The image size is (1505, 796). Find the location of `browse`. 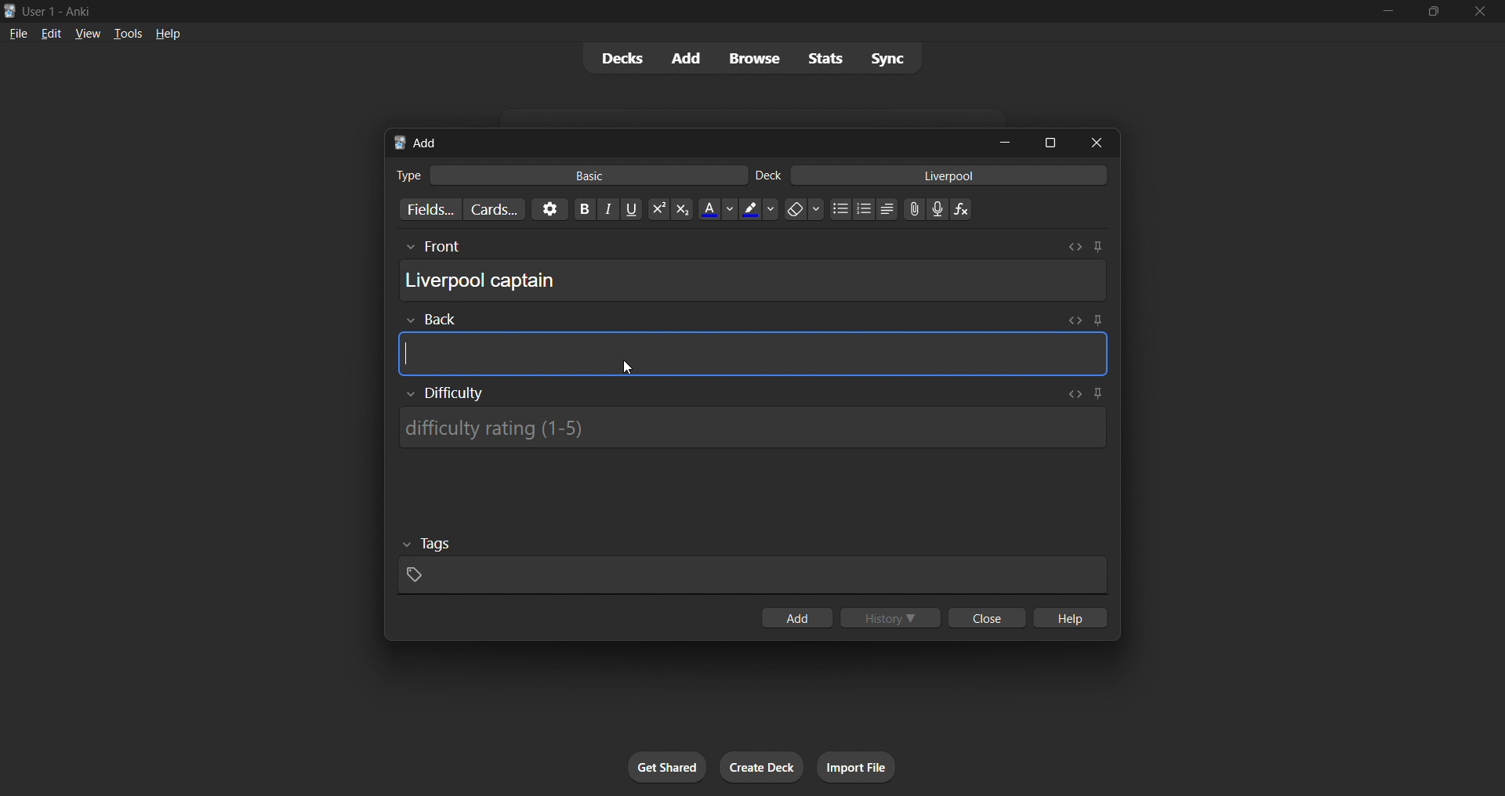

browse is located at coordinates (754, 58).